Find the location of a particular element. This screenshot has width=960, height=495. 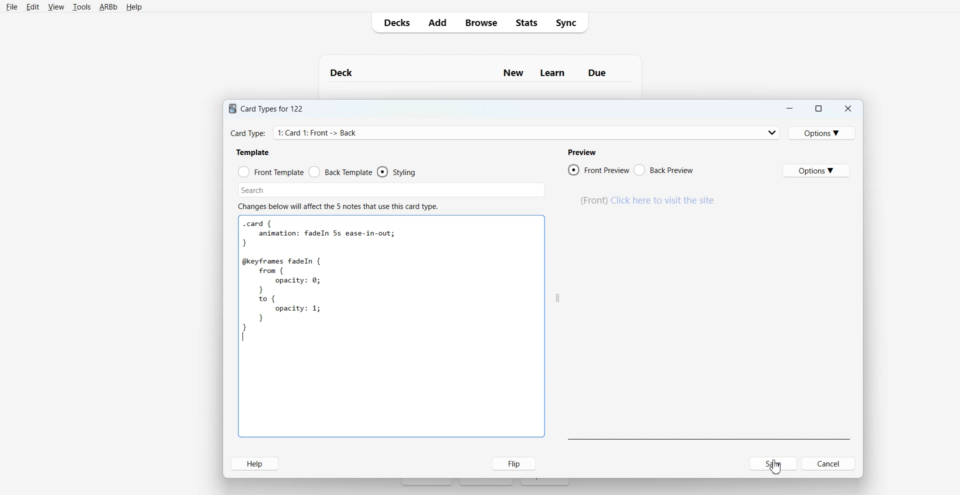

text 1 is located at coordinates (268, 109).